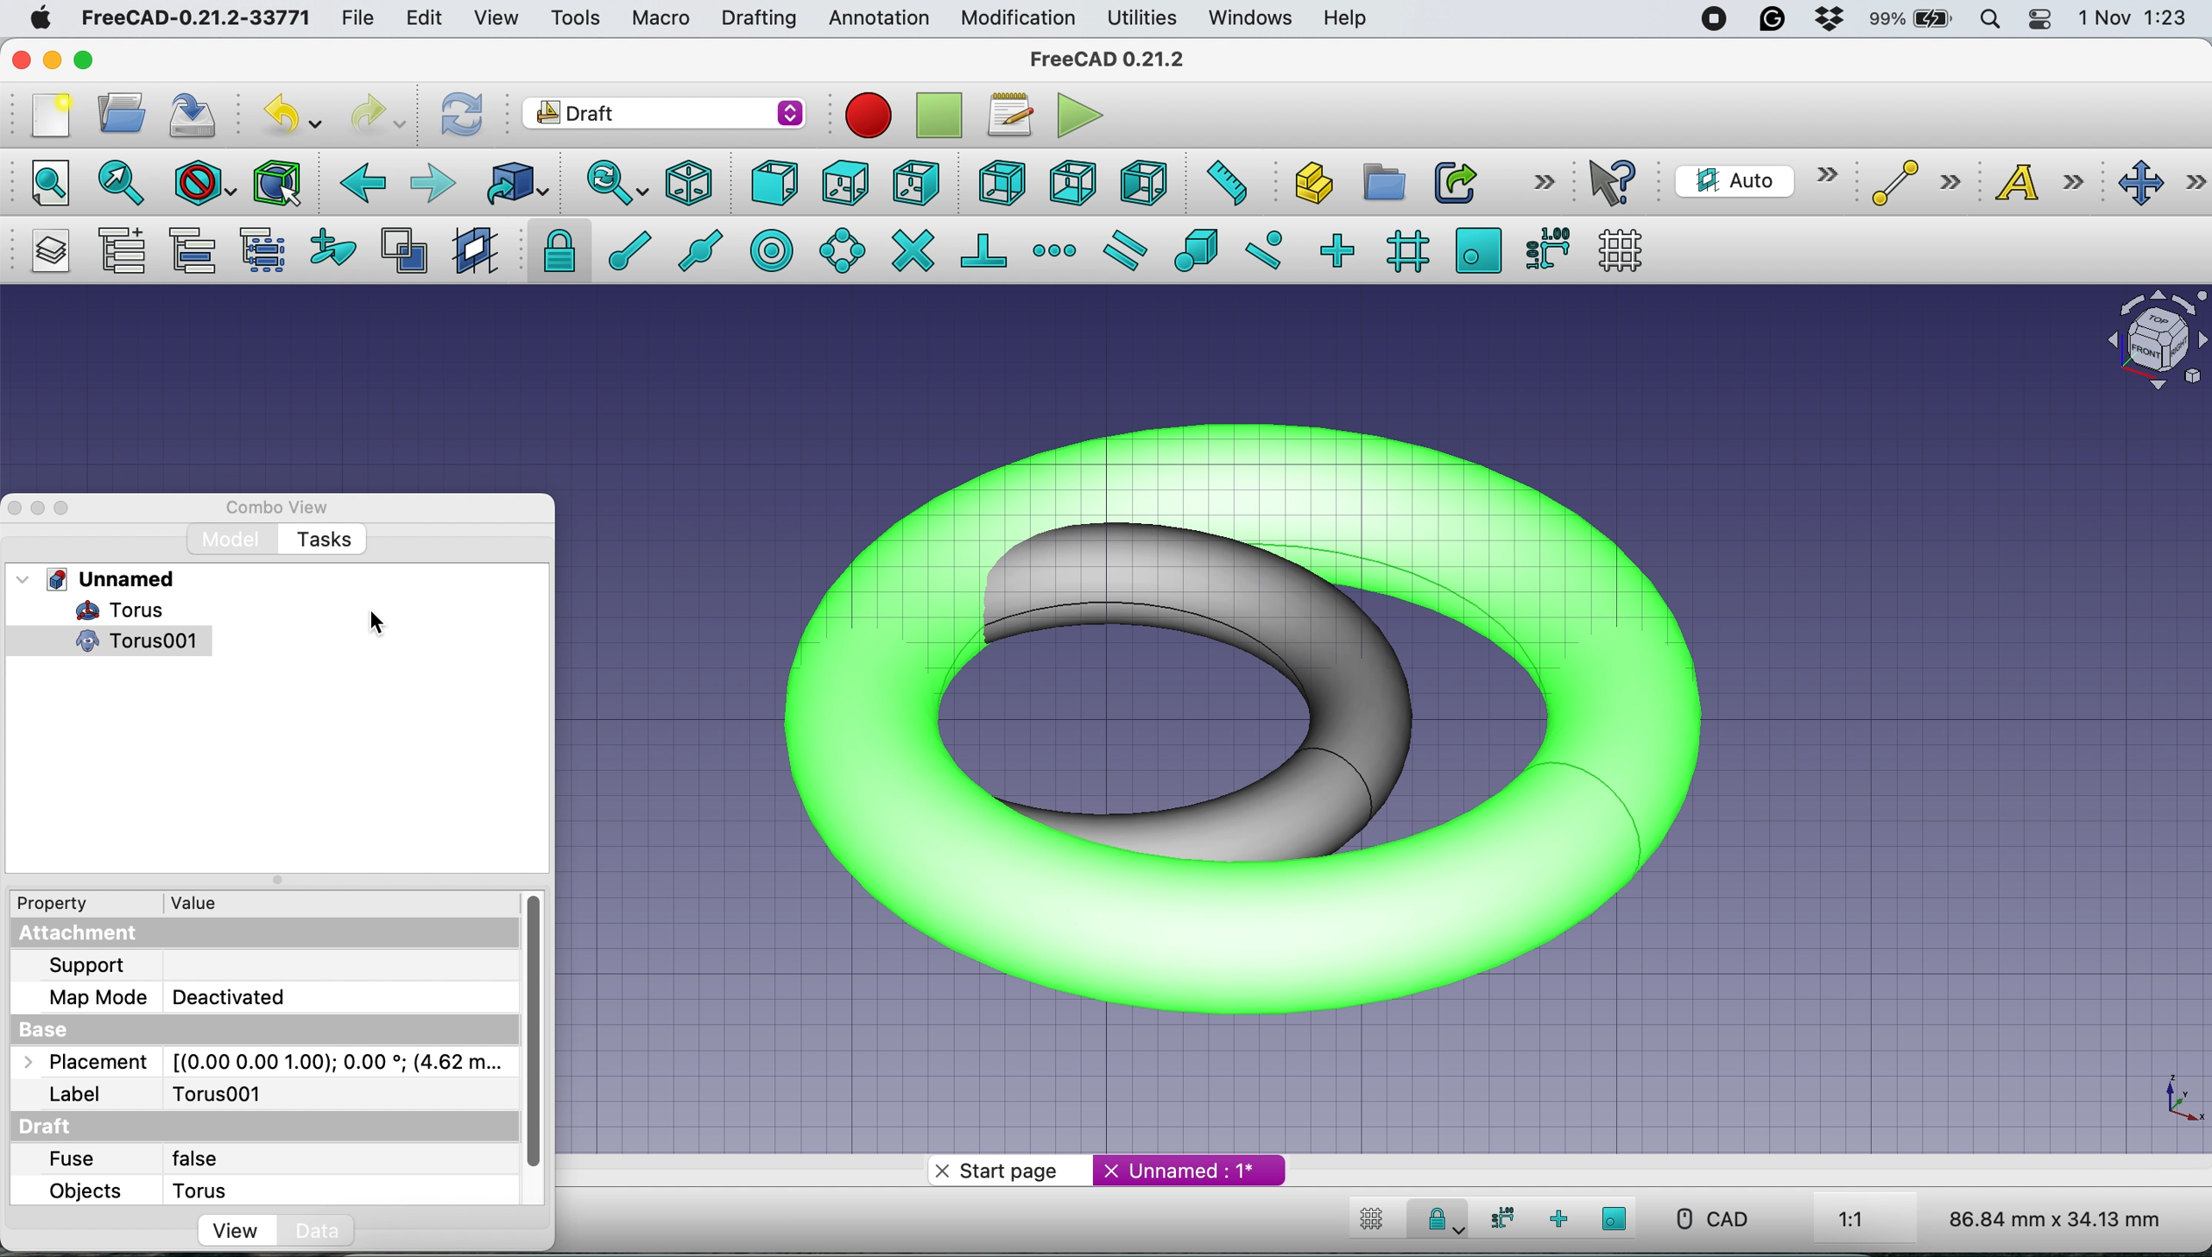  What do you see at coordinates (144, 904) in the screenshot?
I see `Property | Value` at bounding box center [144, 904].